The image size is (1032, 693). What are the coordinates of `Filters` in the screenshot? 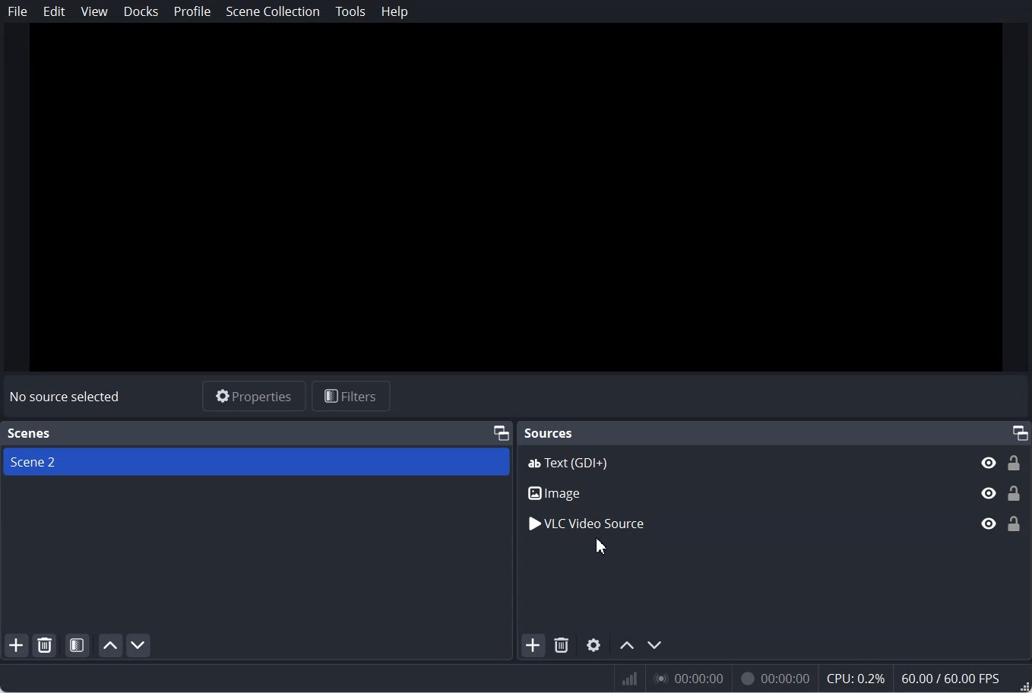 It's located at (352, 396).